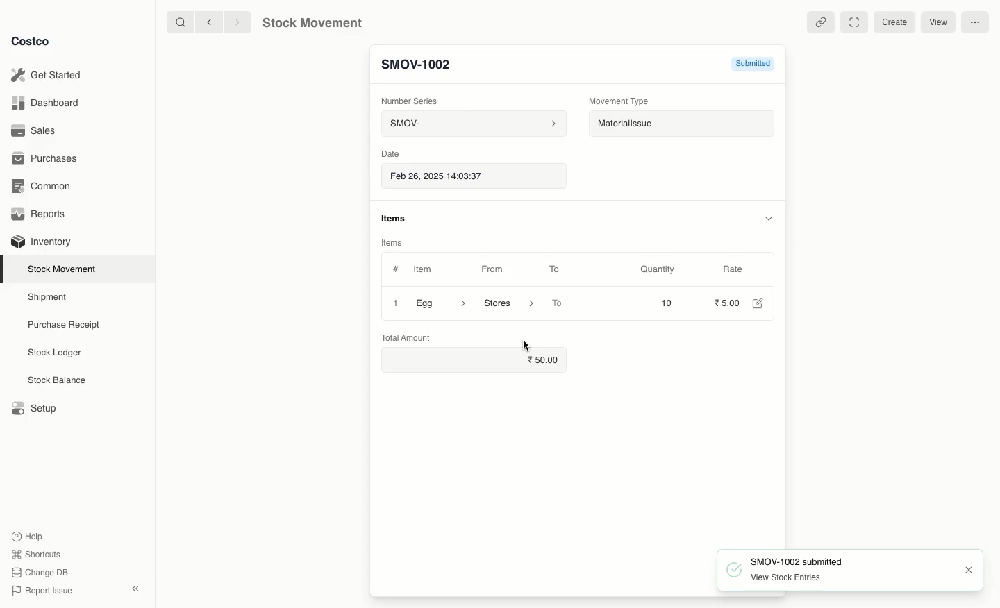 This screenshot has height=608, width=1000. Describe the element at coordinates (390, 242) in the screenshot. I see `Items` at that location.